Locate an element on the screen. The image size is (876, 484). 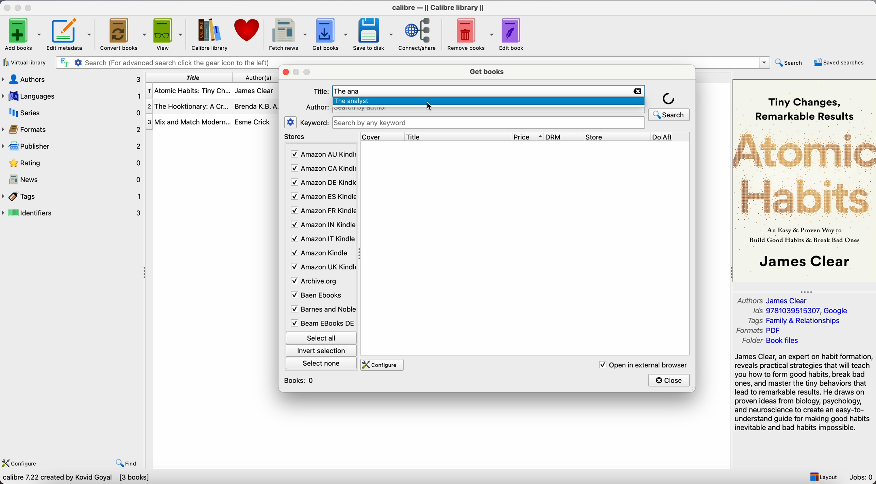
Brenda K.B.A... is located at coordinates (258, 106).